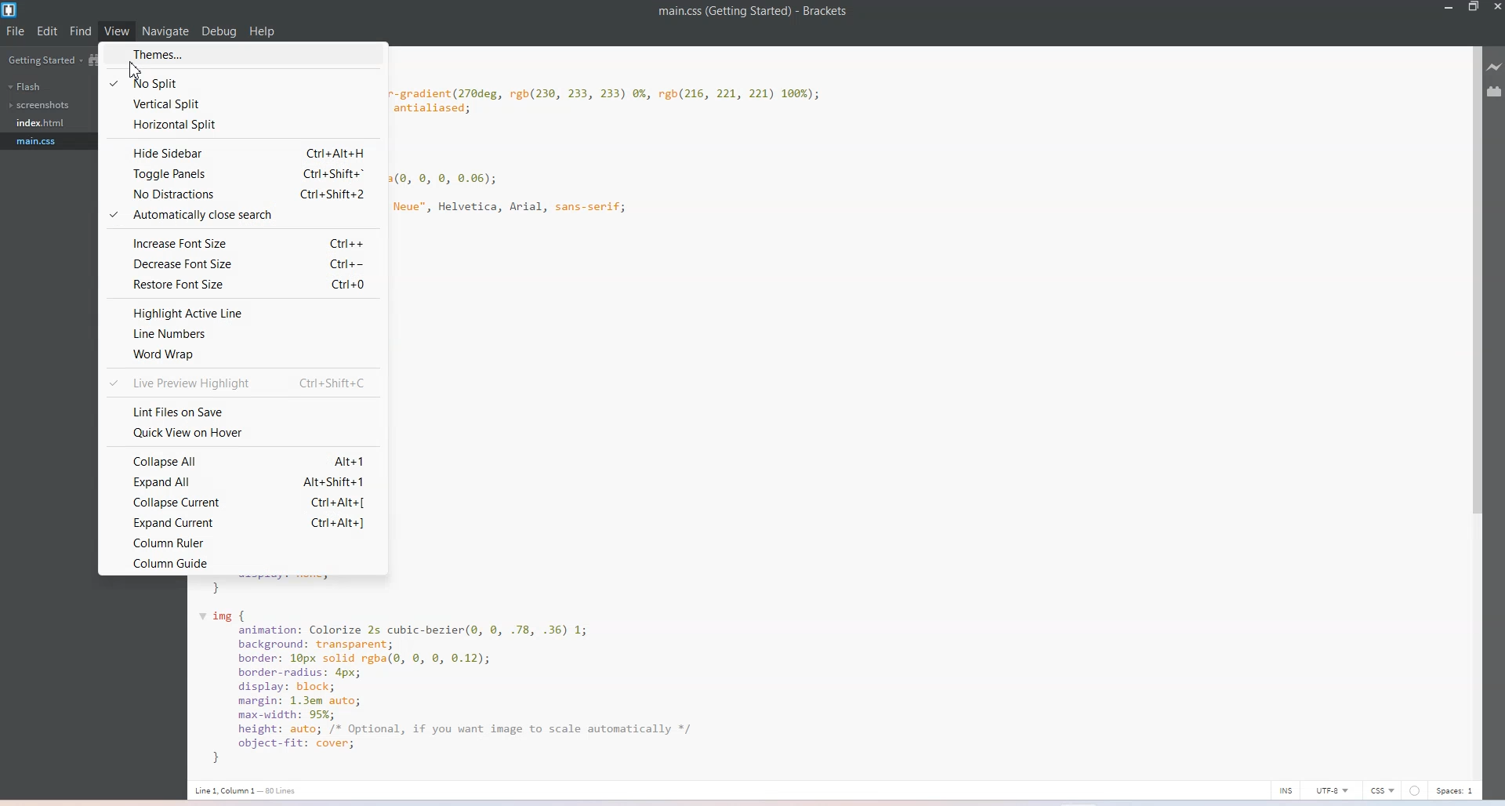 The width and height of the screenshot is (1505, 806). What do you see at coordinates (244, 243) in the screenshot?
I see `Increase font size` at bounding box center [244, 243].